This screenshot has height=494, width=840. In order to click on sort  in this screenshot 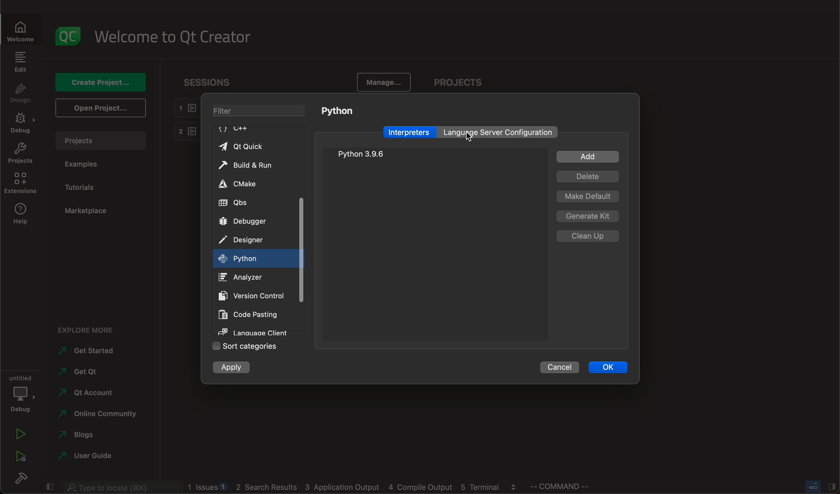, I will do `click(246, 346)`.